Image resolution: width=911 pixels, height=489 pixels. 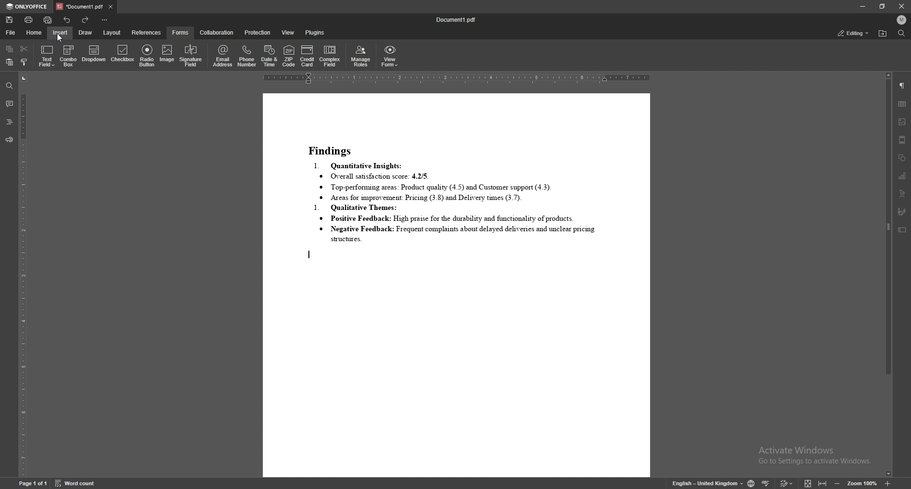 What do you see at coordinates (902, 140) in the screenshot?
I see `header and footer` at bounding box center [902, 140].